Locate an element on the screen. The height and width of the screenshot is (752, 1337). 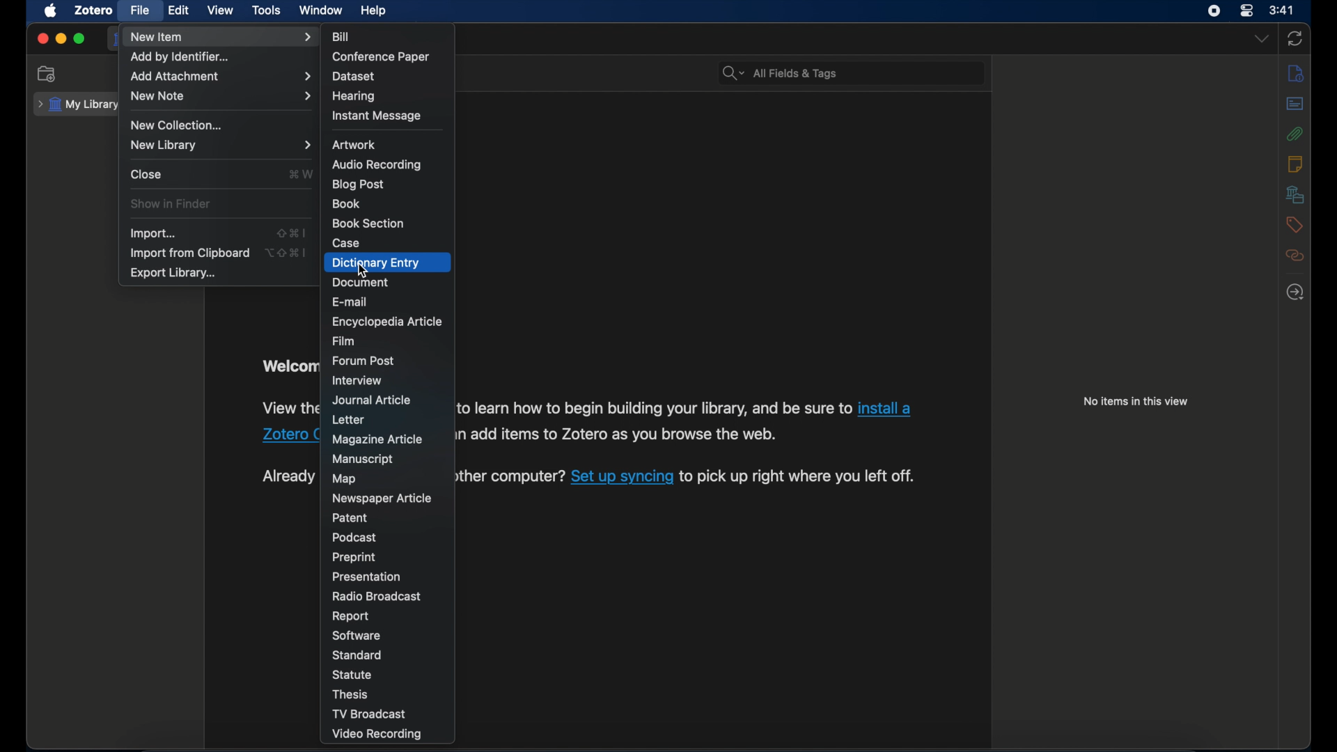
import is located at coordinates (155, 235).